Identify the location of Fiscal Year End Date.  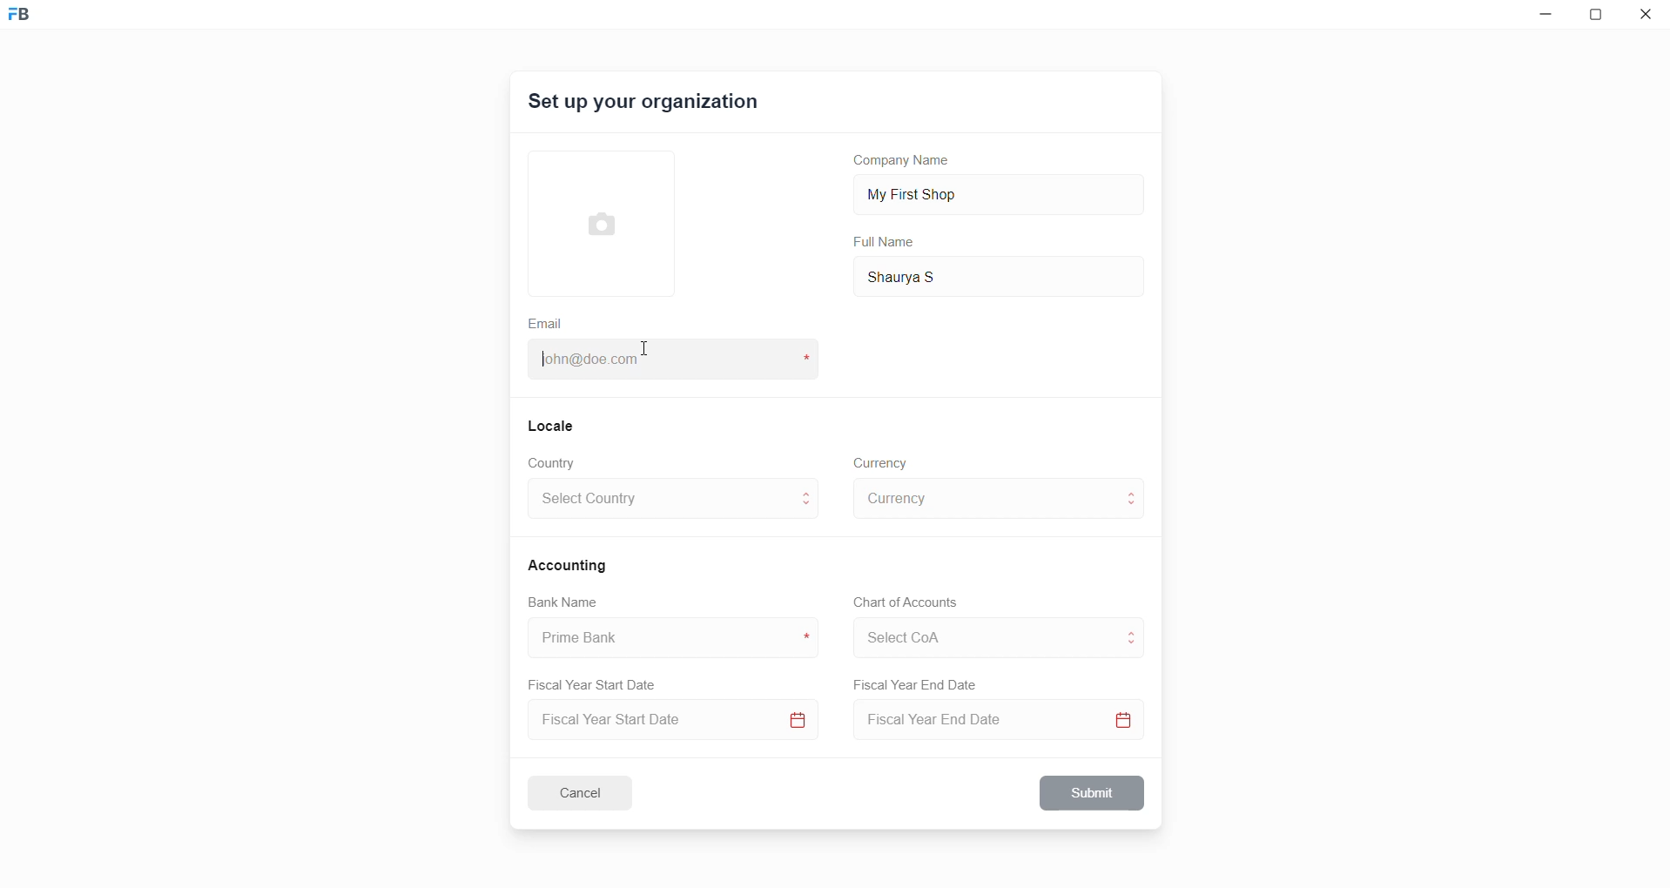
(917, 685).